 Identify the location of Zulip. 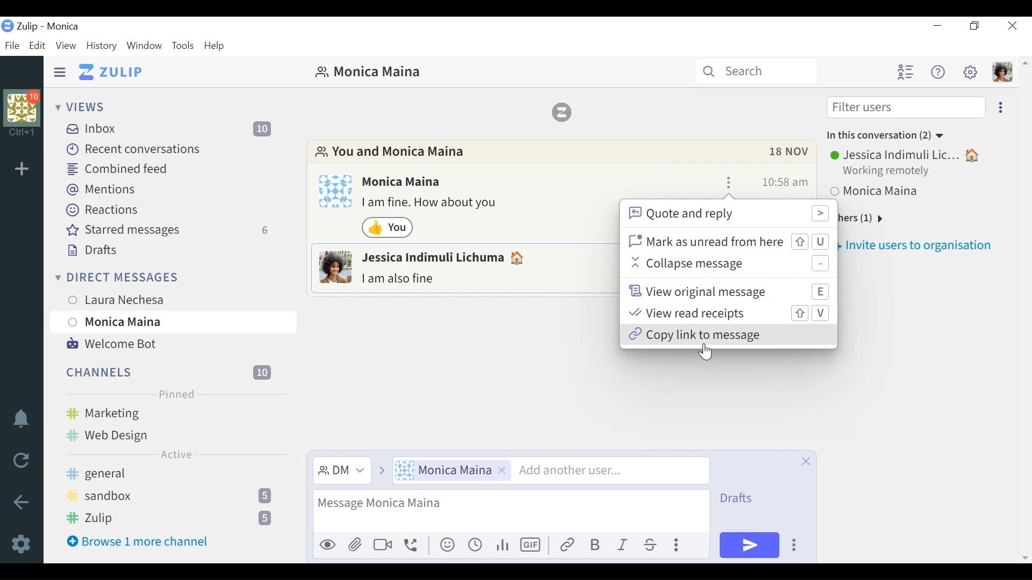
(175, 518).